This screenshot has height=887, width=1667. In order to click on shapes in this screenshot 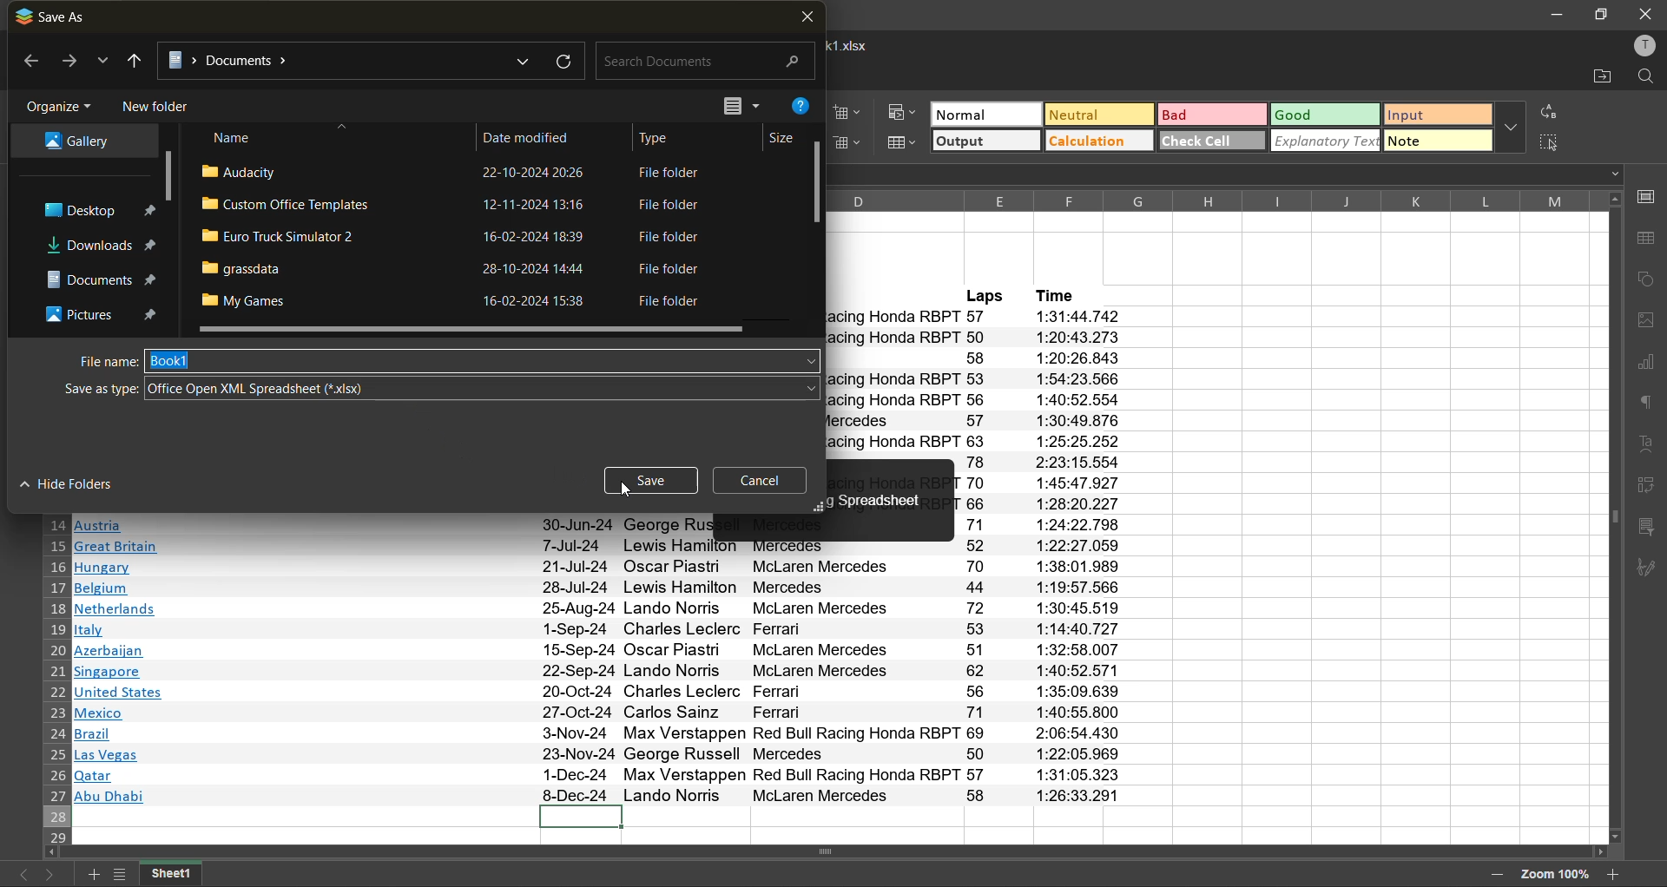, I will do `click(1650, 281)`.